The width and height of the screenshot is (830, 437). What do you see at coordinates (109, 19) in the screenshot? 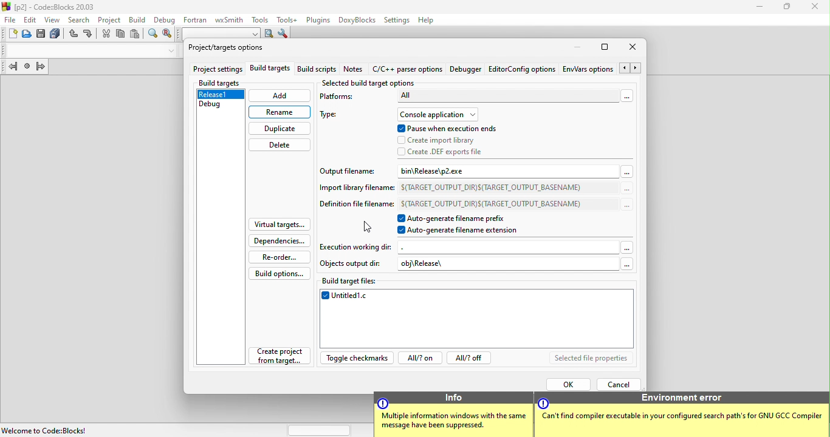
I see `project` at bounding box center [109, 19].